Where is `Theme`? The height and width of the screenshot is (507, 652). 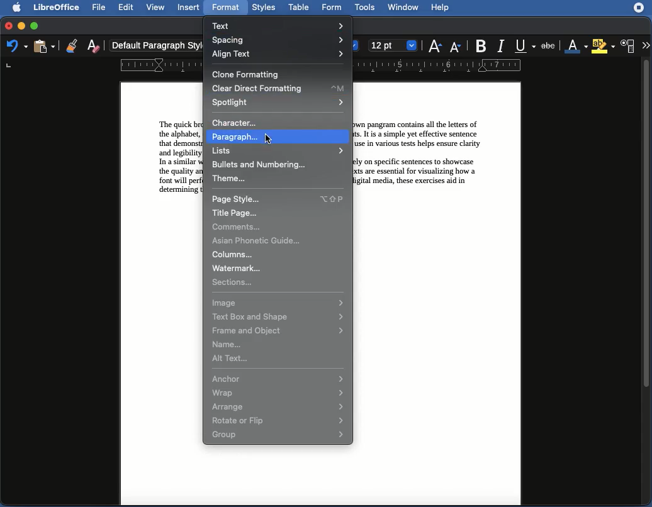
Theme is located at coordinates (233, 178).